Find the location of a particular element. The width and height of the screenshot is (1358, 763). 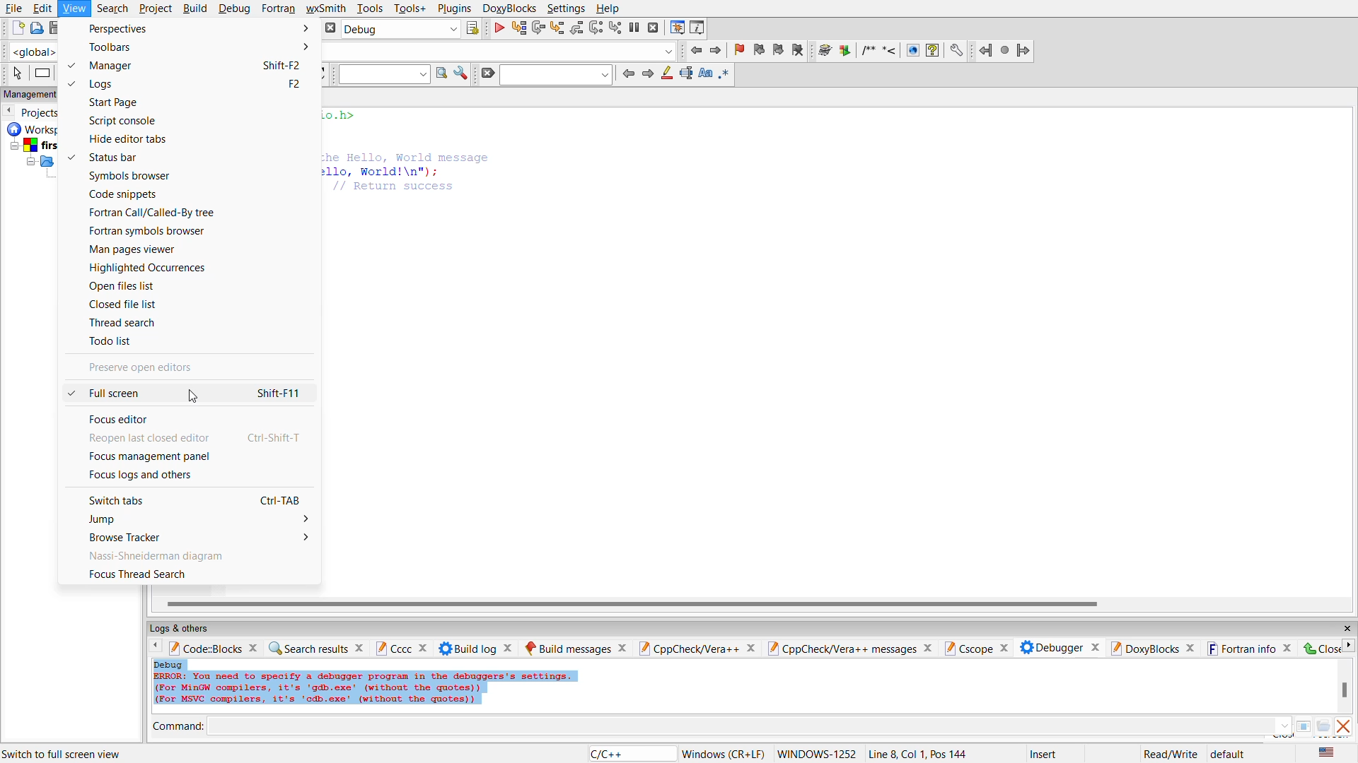

next bookmark is located at coordinates (780, 51).